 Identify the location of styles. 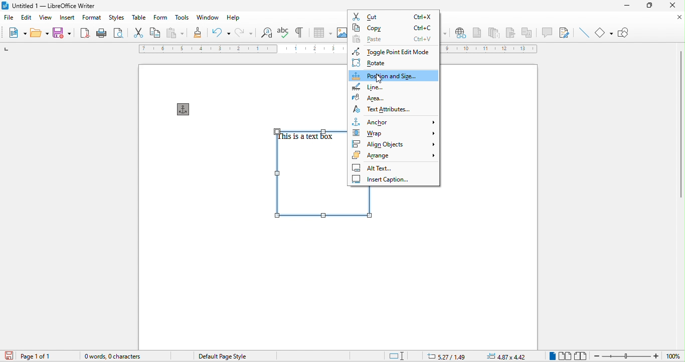
(117, 18).